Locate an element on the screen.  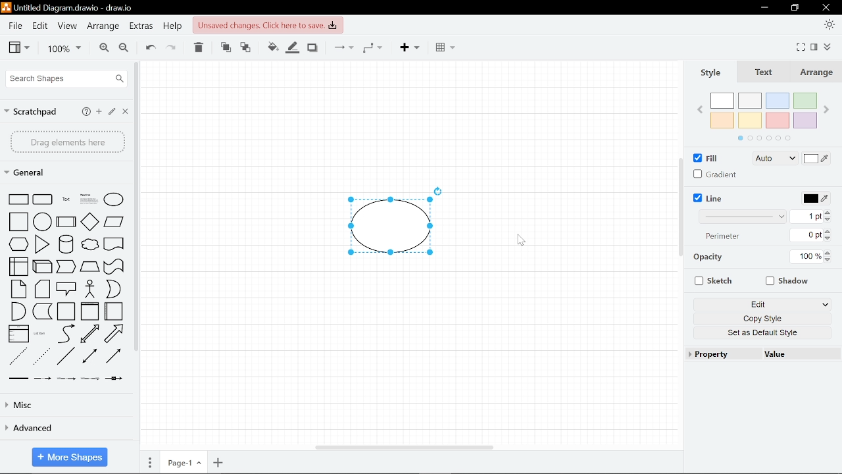
card is located at coordinates (42, 289).